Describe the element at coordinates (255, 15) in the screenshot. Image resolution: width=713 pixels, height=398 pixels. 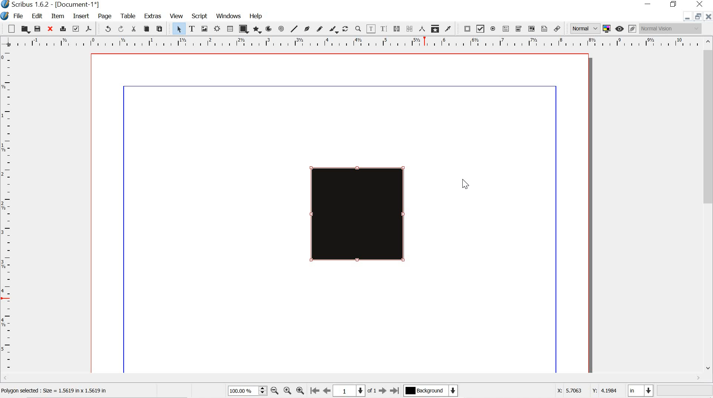
I see `help` at that location.